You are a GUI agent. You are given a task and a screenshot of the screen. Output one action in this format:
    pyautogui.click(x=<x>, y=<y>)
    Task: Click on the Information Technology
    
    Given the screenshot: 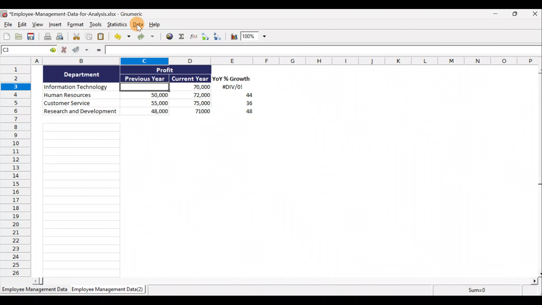 What is the action you would take?
    pyautogui.click(x=81, y=87)
    